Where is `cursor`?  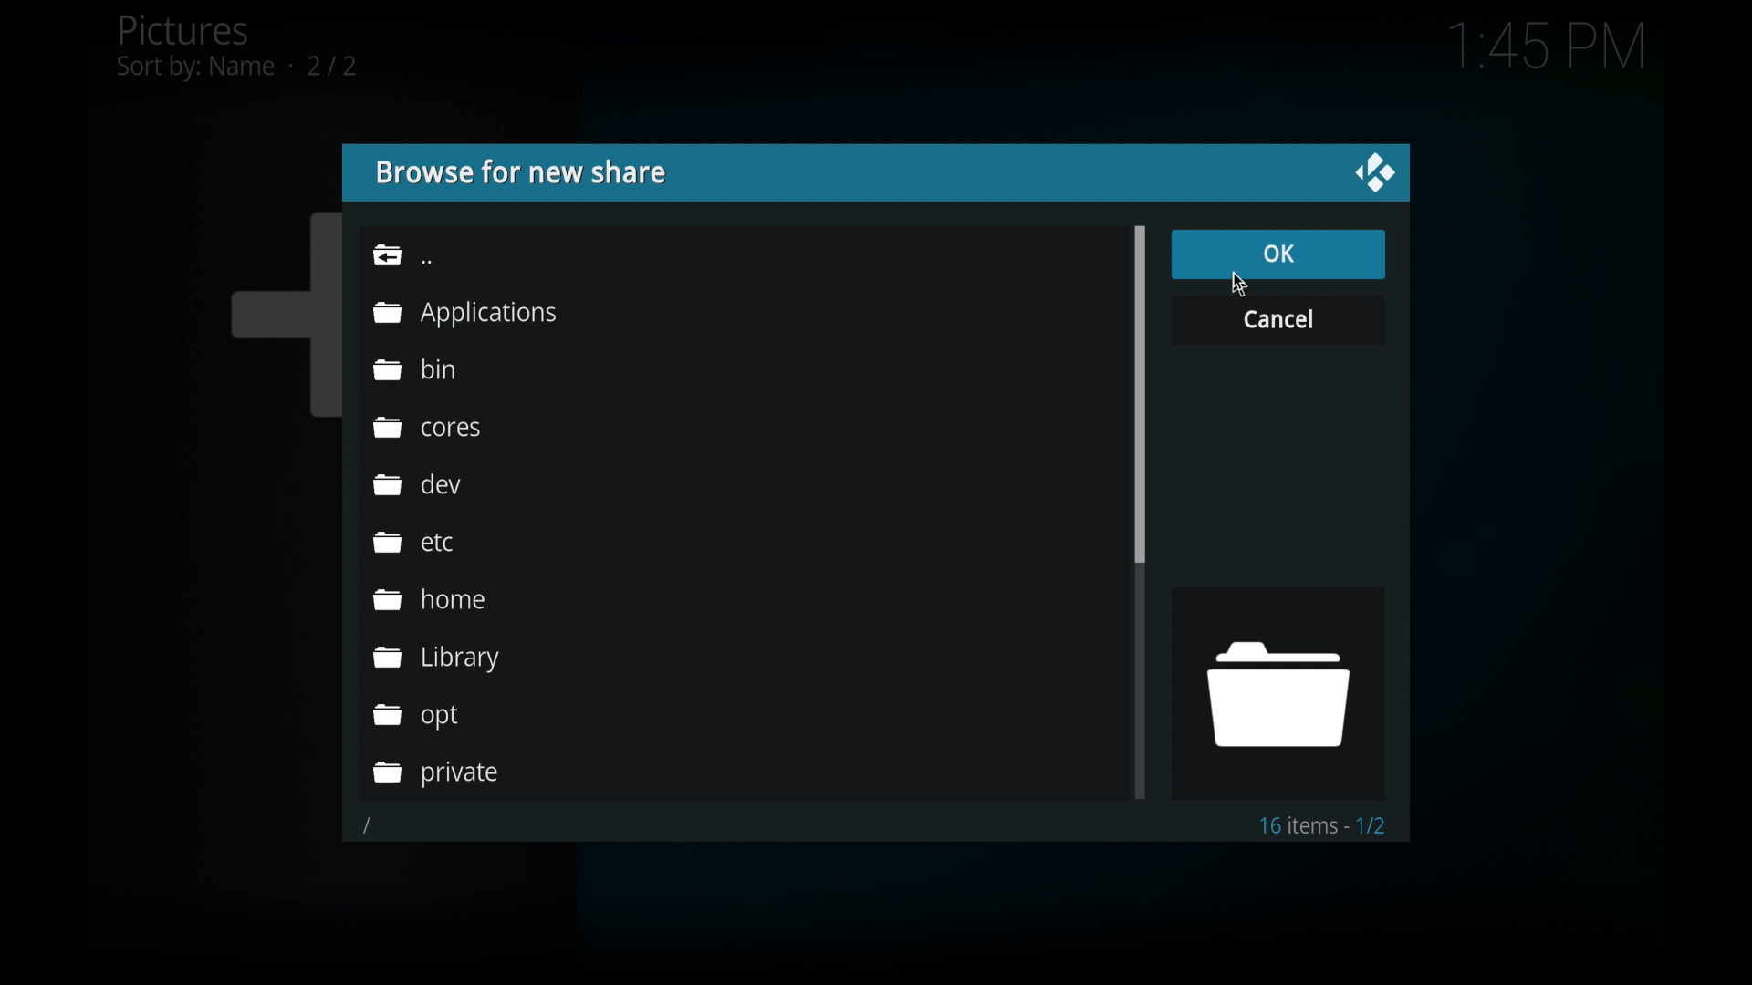 cursor is located at coordinates (1237, 284).